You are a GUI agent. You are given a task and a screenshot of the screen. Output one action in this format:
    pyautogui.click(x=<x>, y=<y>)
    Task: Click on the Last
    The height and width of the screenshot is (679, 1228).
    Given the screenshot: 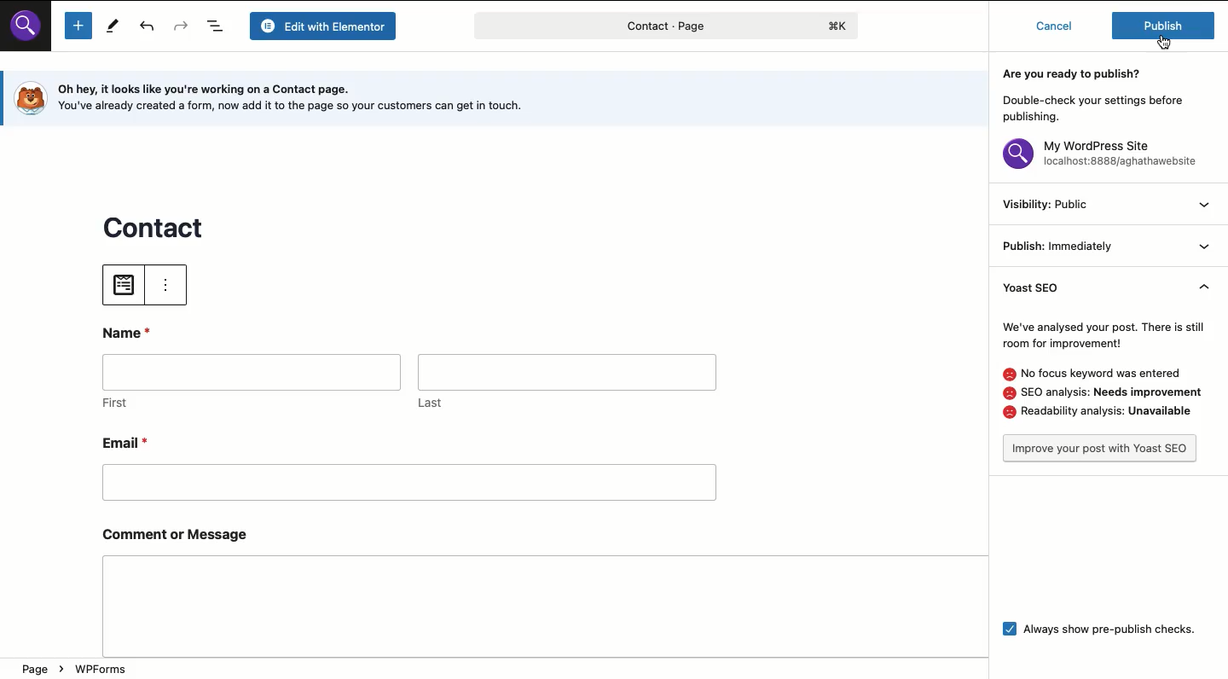 What is the action you would take?
    pyautogui.click(x=566, y=380)
    